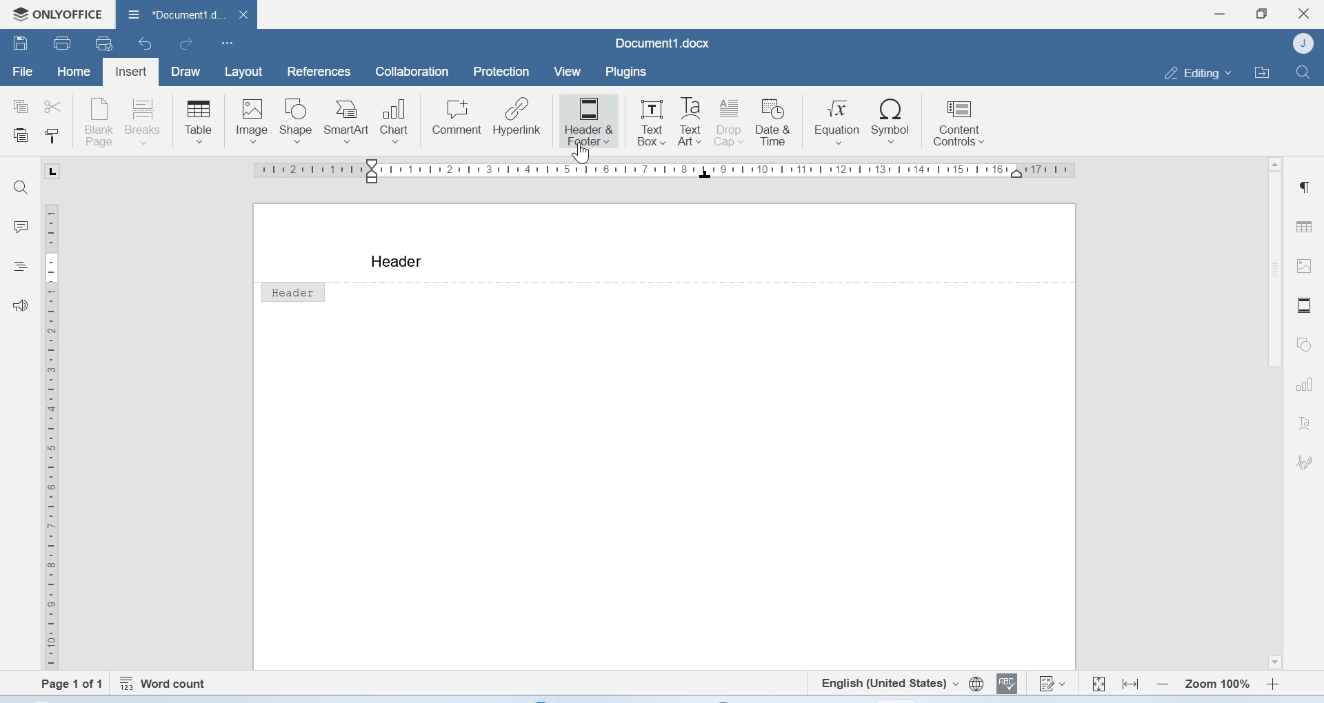 The width and height of the screenshot is (1324, 703). Describe the element at coordinates (1130, 682) in the screenshot. I see `Fit to width` at that location.